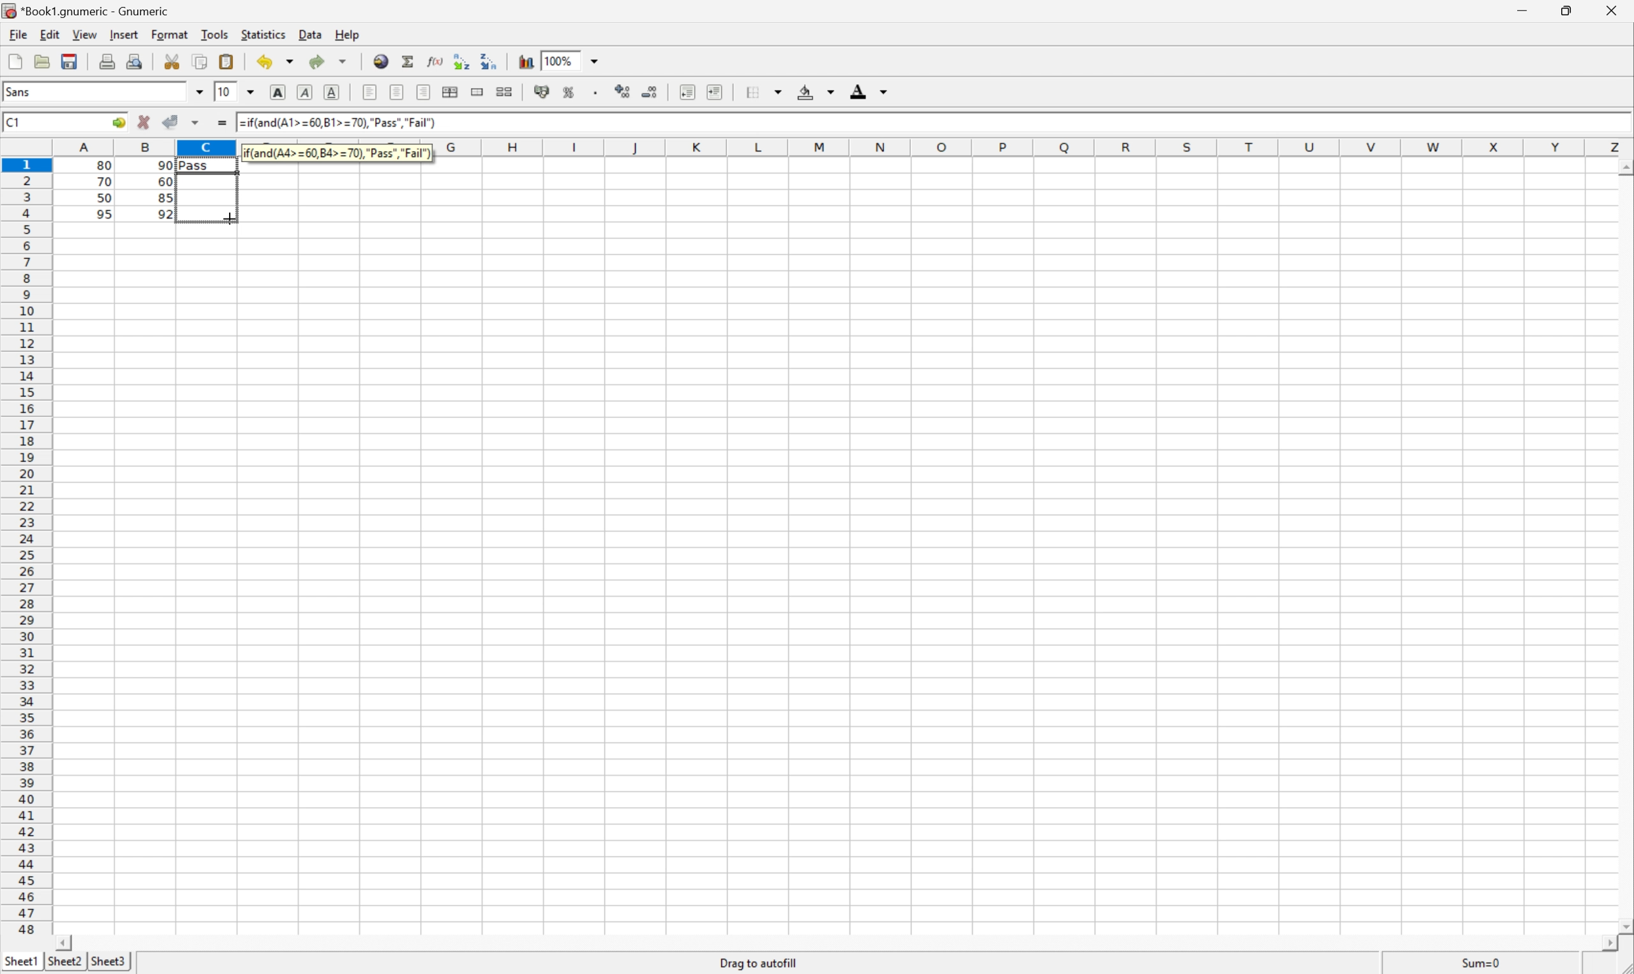 The width and height of the screenshot is (1634, 974). Describe the element at coordinates (201, 60) in the screenshot. I see `Copy the selection` at that location.